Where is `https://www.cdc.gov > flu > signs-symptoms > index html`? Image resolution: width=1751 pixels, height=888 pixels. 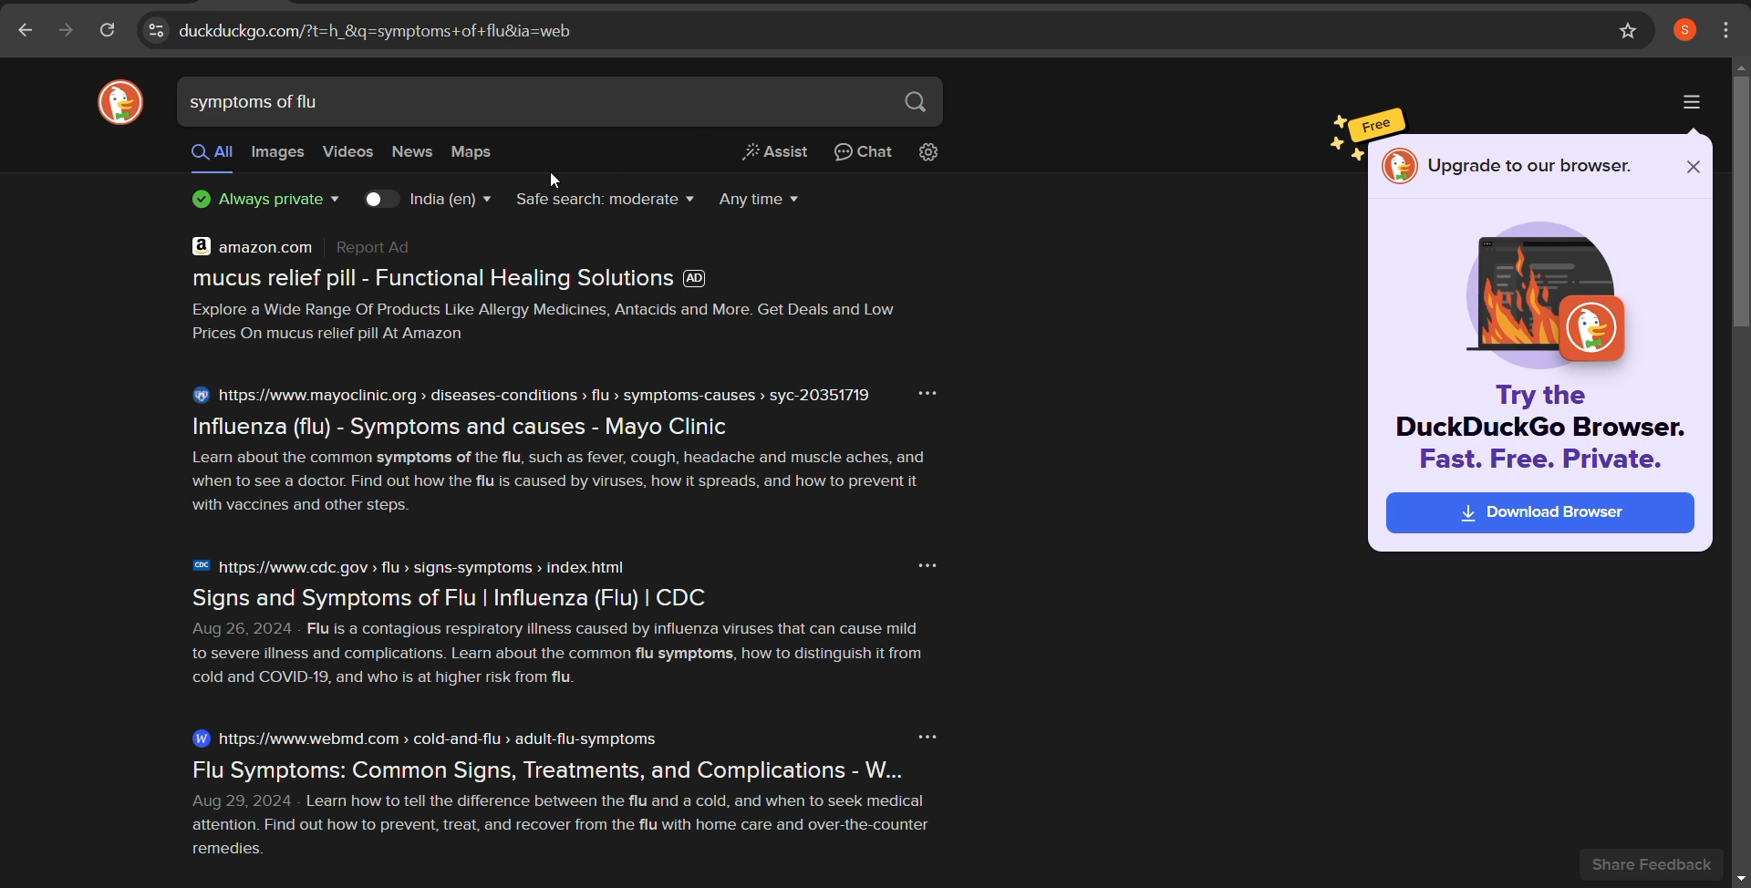 https://www.cdc.gov > flu > signs-symptoms > index html is located at coordinates (415, 565).